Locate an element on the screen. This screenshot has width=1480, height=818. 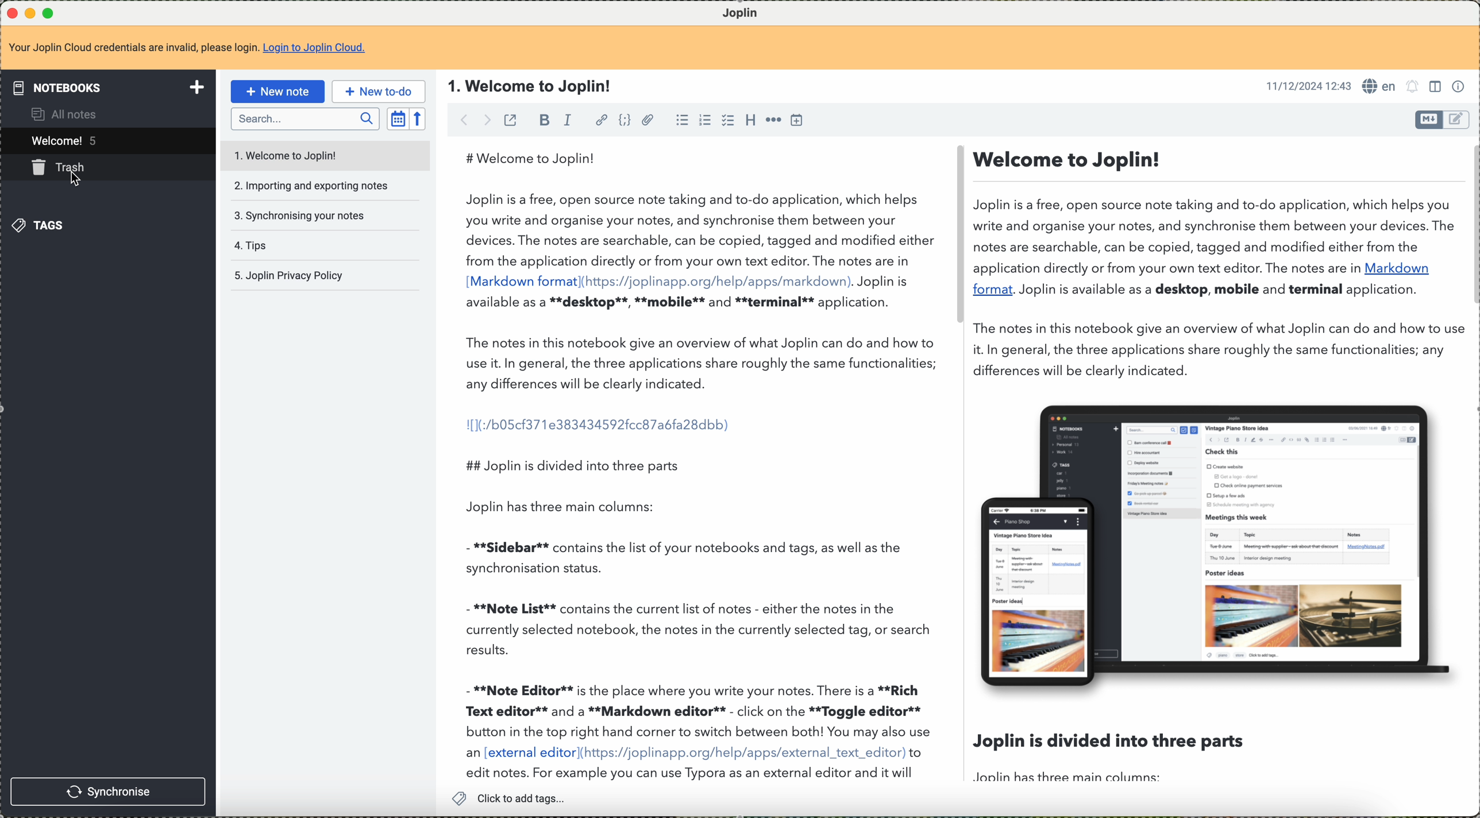
importing and exportin notes is located at coordinates (311, 187).